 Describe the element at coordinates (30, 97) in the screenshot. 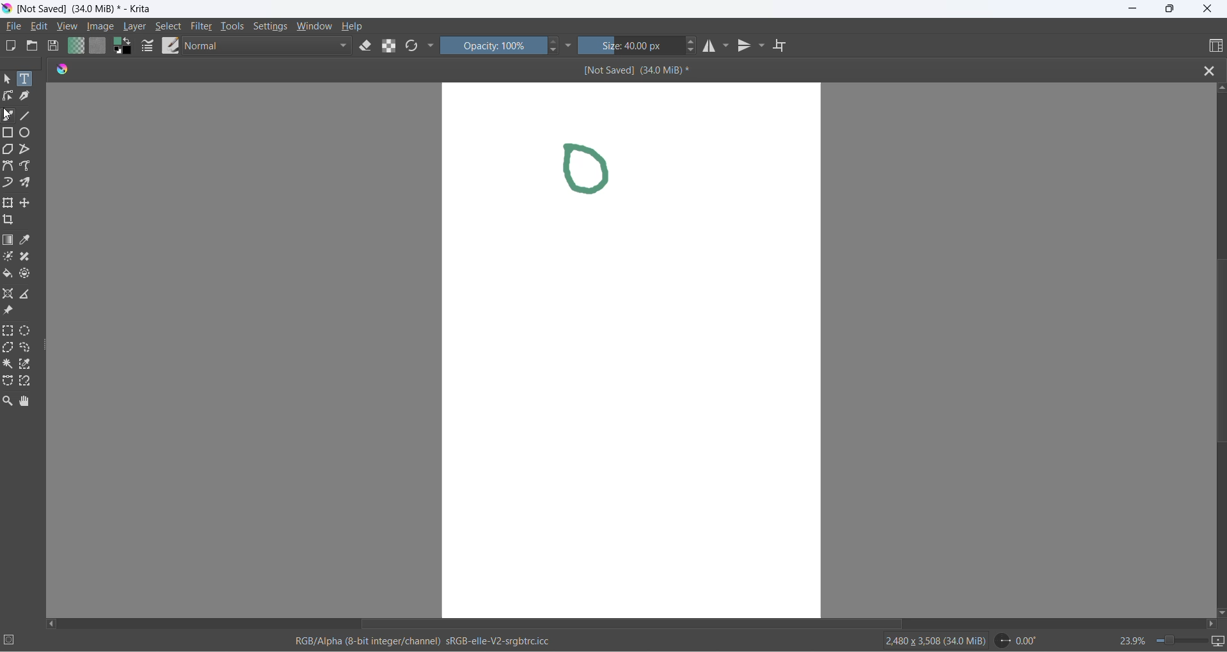

I see `calligraphy` at that location.